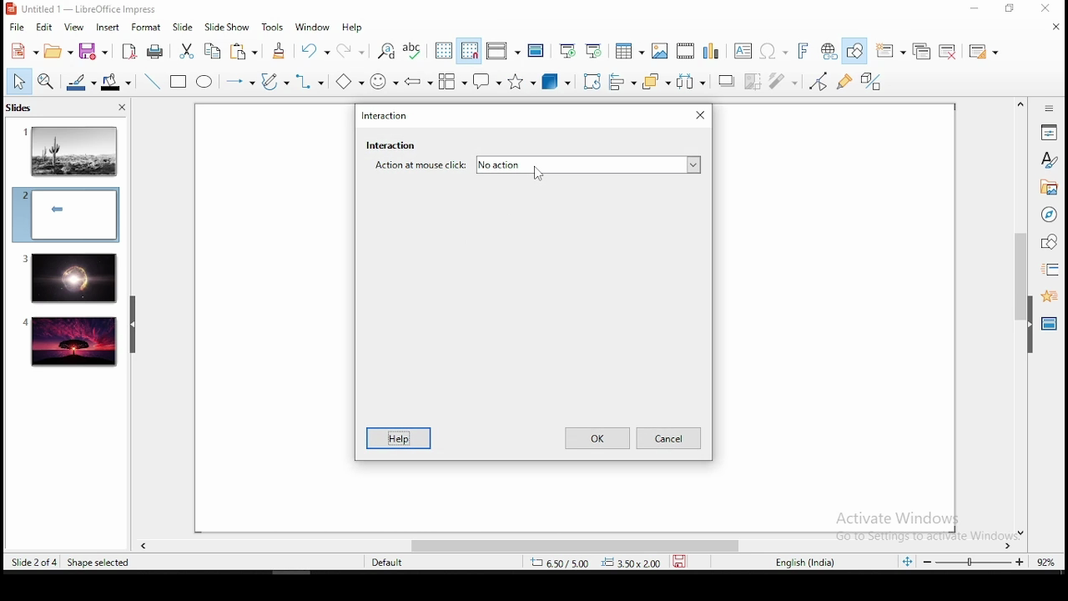 This screenshot has width=1068, height=601. I want to click on Close, so click(700, 116).